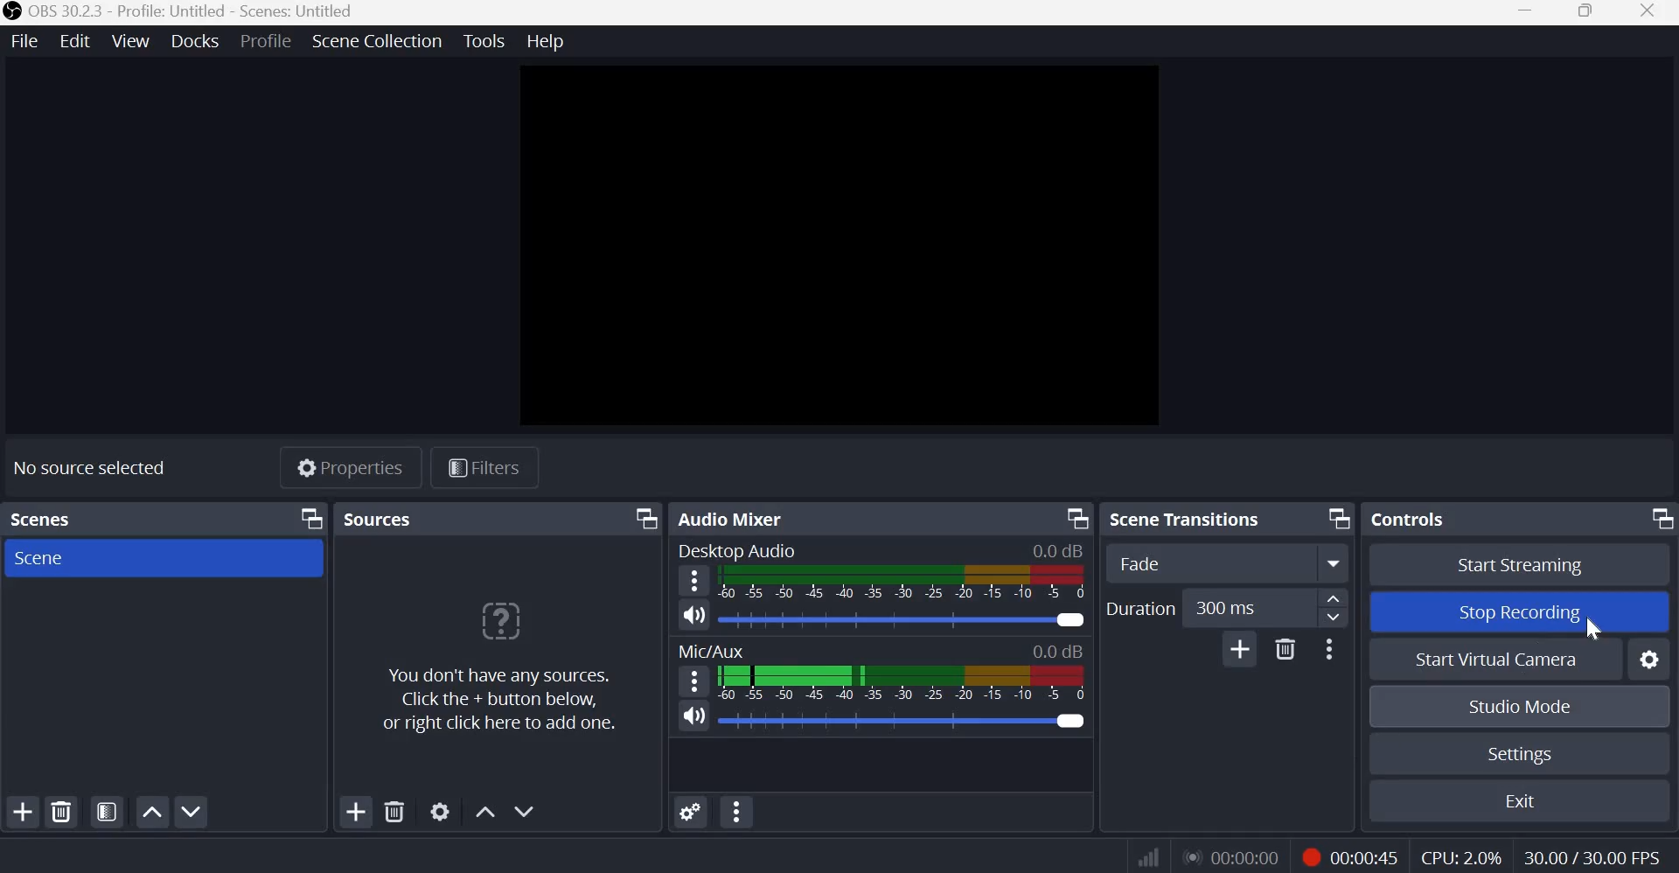  Describe the element at coordinates (734, 518) in the screenshot. I see `Audio mixer` at that location.